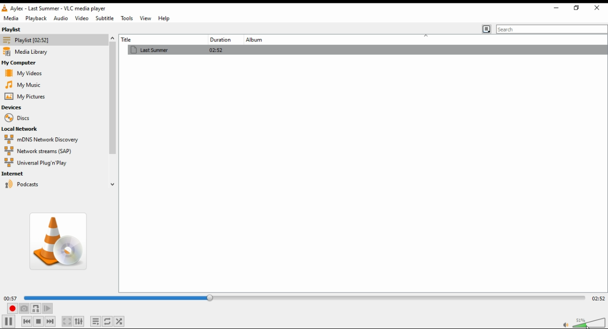  Describe the element at coordinates (60, 9) in the screenshot. I see `file name` at that location.